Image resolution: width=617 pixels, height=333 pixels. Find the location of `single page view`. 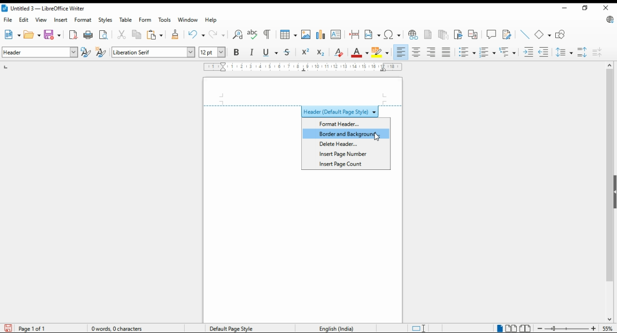

single page view is located at coordinates (499, 328).